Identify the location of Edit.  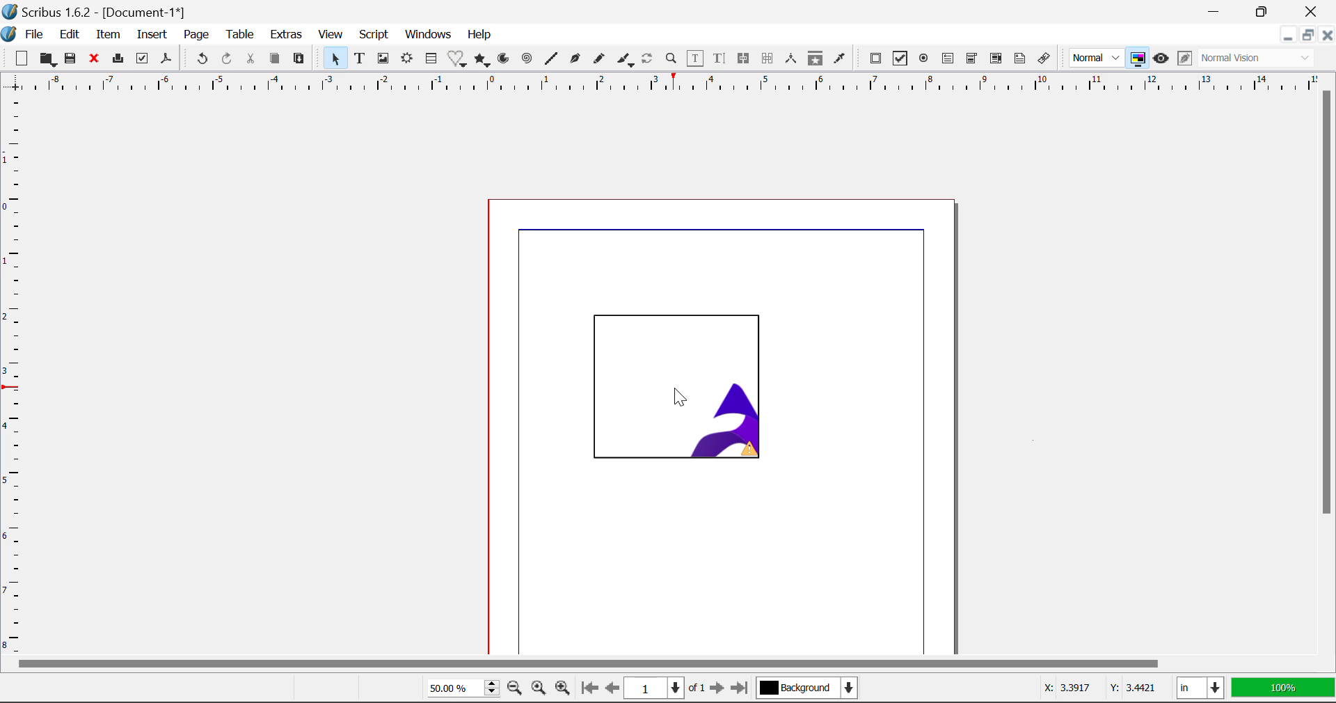
(71, 35).